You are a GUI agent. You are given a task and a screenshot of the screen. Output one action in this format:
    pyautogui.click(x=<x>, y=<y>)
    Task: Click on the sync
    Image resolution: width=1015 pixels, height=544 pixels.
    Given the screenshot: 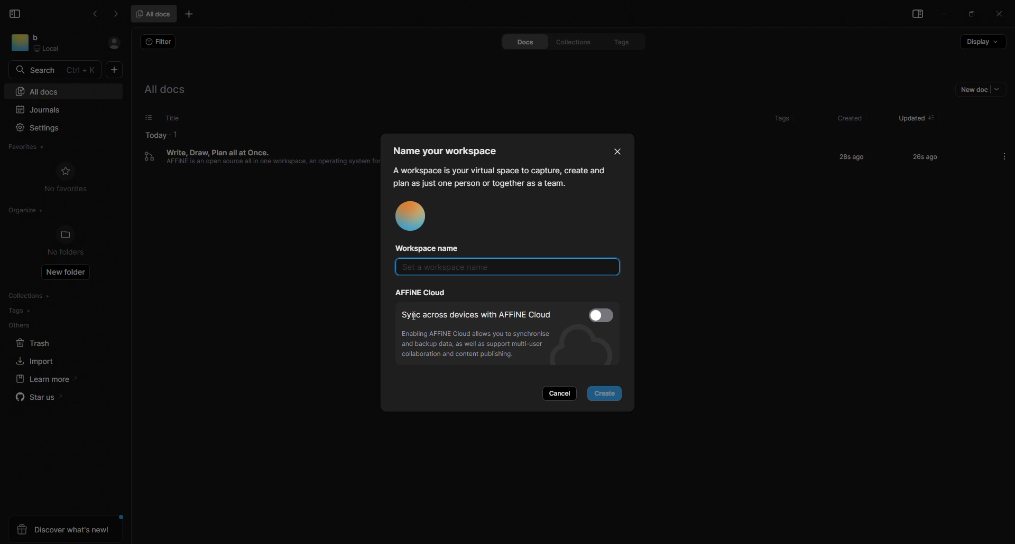 What is the action you would take?
    pyautogui.click(x=477, y=314)
    